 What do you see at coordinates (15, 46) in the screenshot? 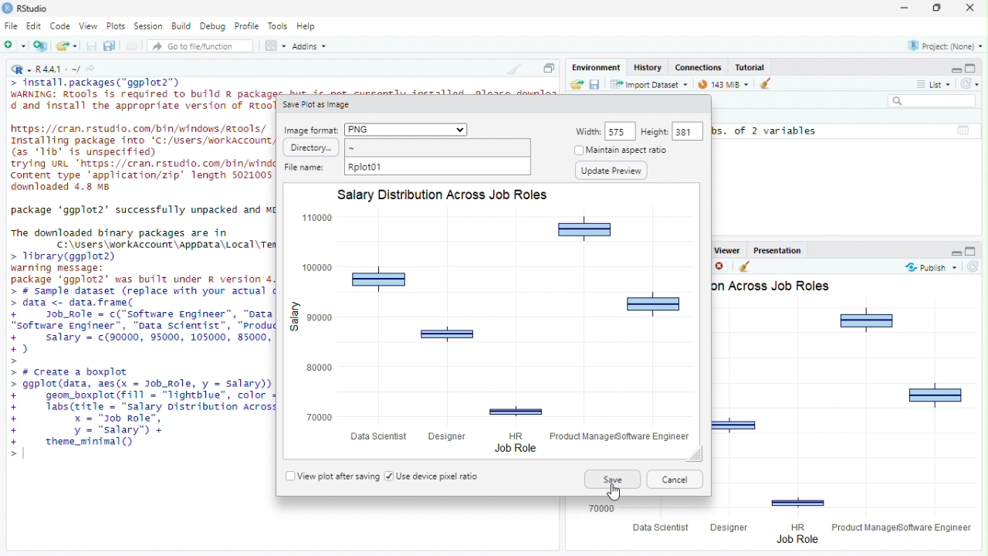
I see `New File` at bounding box center [15, 46].